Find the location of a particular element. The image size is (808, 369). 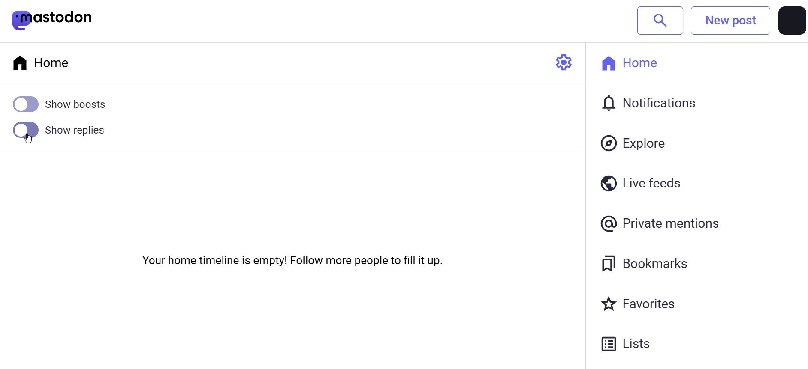

mastodon is located at coordinates (63, 19).